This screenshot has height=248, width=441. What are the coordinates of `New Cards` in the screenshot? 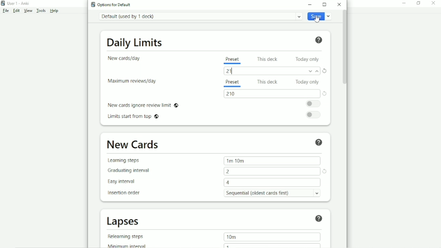 It's located at (134, 145).